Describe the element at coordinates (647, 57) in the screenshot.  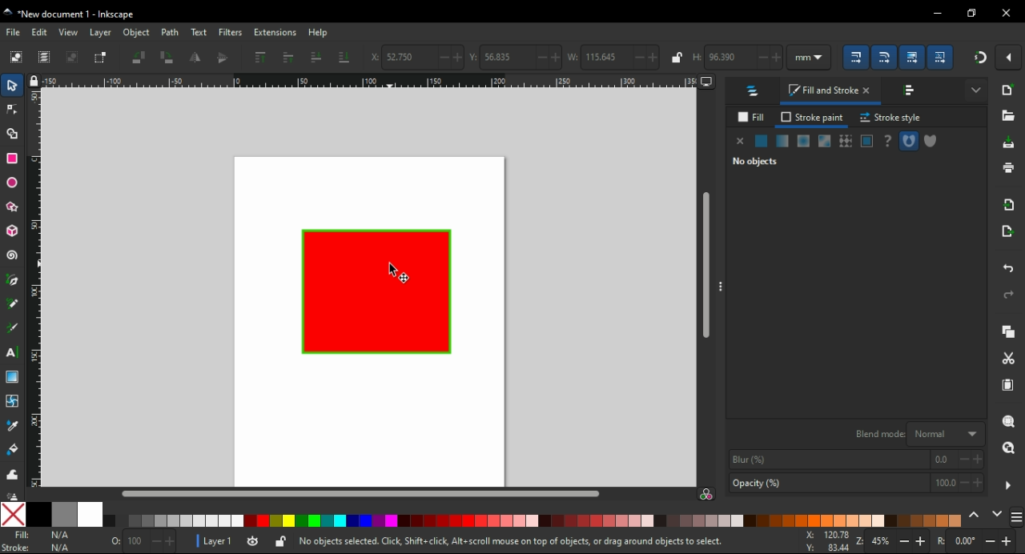
I see `increase/decrease` at that location.